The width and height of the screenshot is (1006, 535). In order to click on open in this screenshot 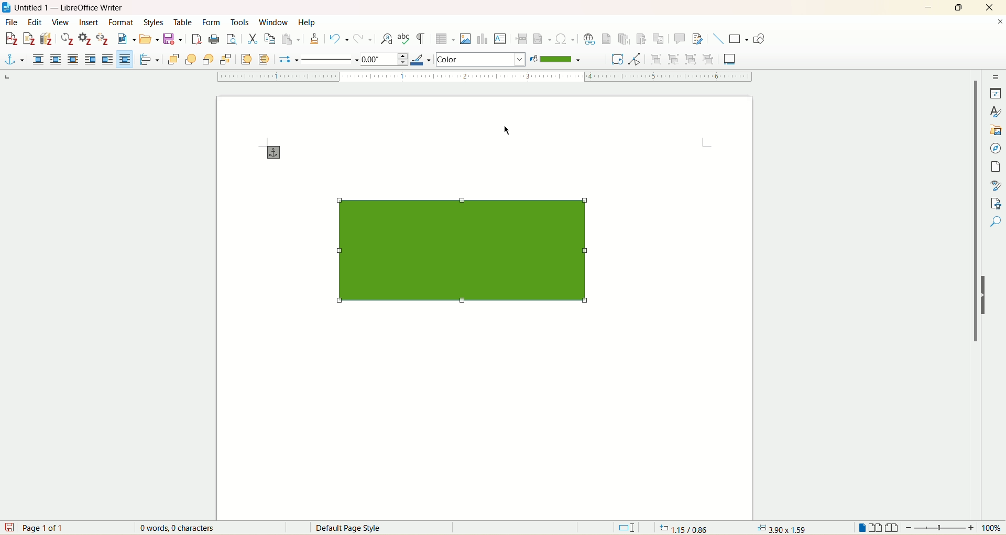, I will do `click(148, 39)`.